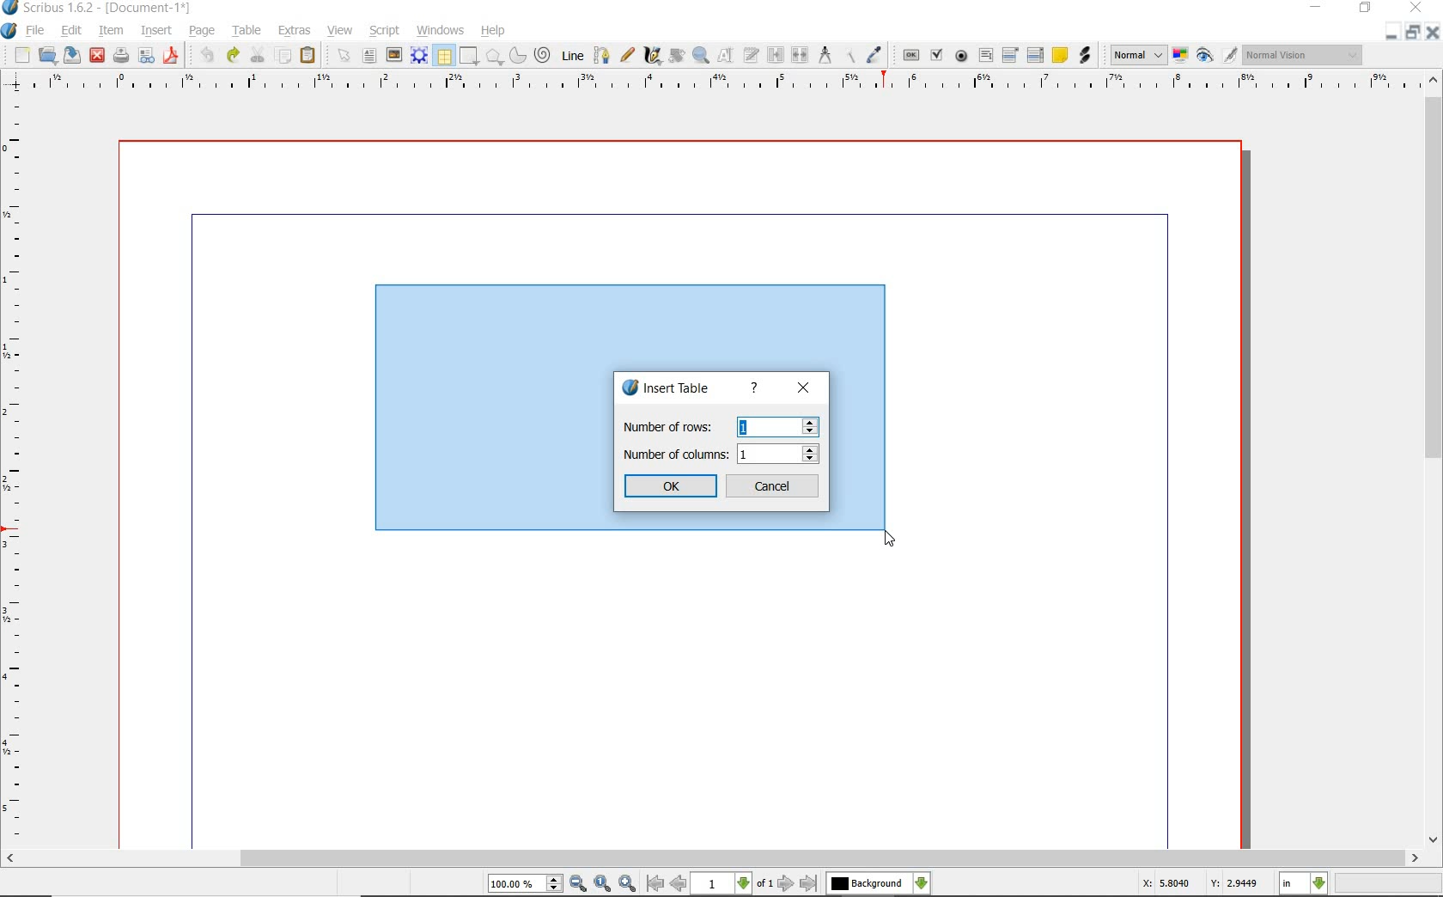  What do you see at coordinates (672, 486) in the screenshot?
I see `ok` at bounding box center [672, 486].